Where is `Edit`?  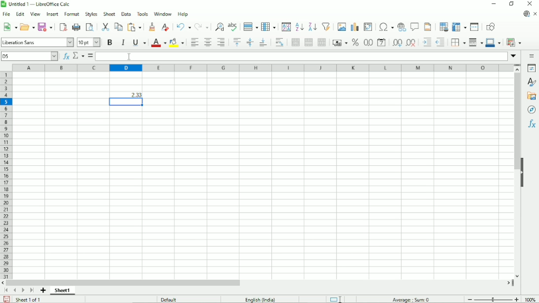
Edit is located at coordinates (20, 14).